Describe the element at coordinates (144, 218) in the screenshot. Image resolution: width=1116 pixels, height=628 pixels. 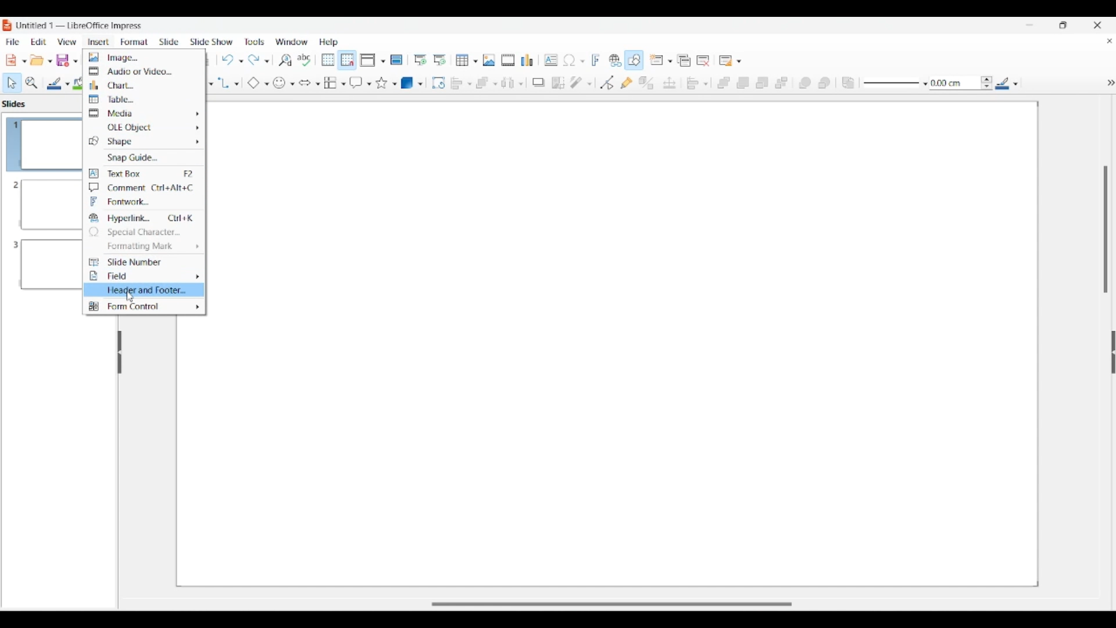
I see `Hyperlink` at that location.